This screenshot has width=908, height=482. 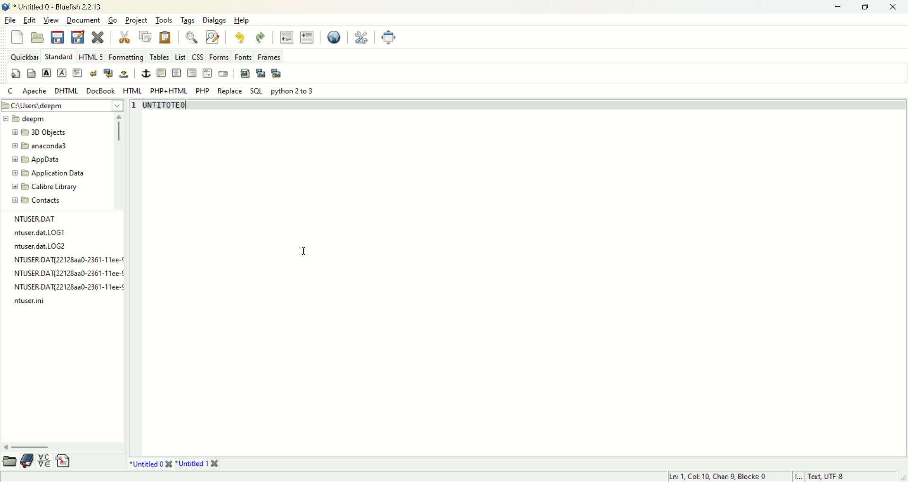 What do you see at coordinates (202, 90) in the screenshot?
I see `PHP` at bounding box center [202, 90].